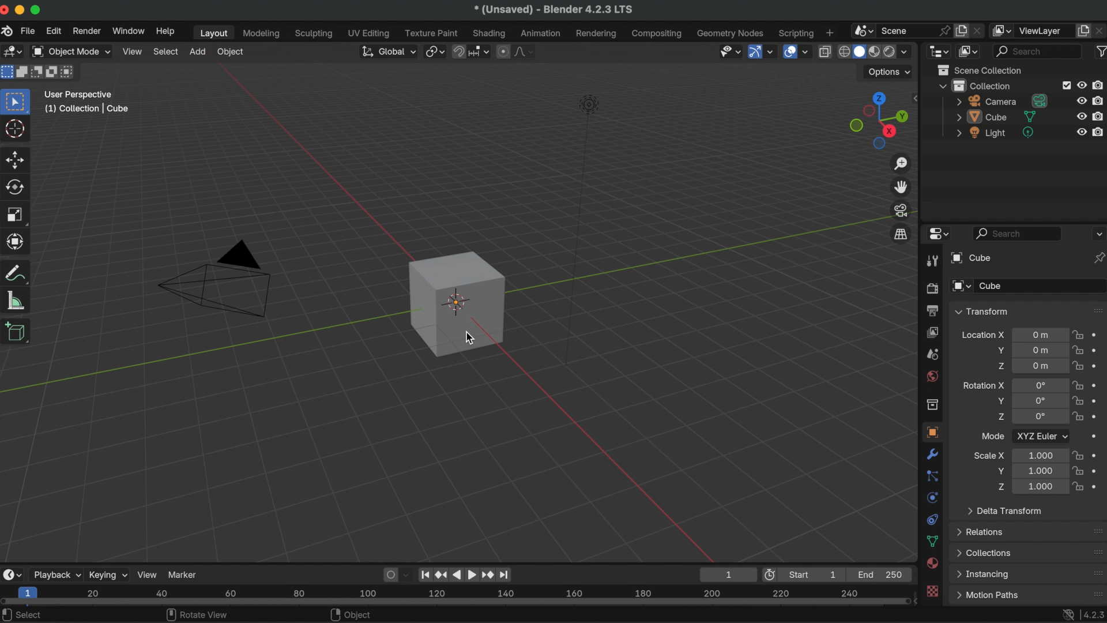 The height and width of the screenshot is (623, 1107). Describe the element at coordinates (902, 210) in the screenshot. I see `toggle camera view` at that location.